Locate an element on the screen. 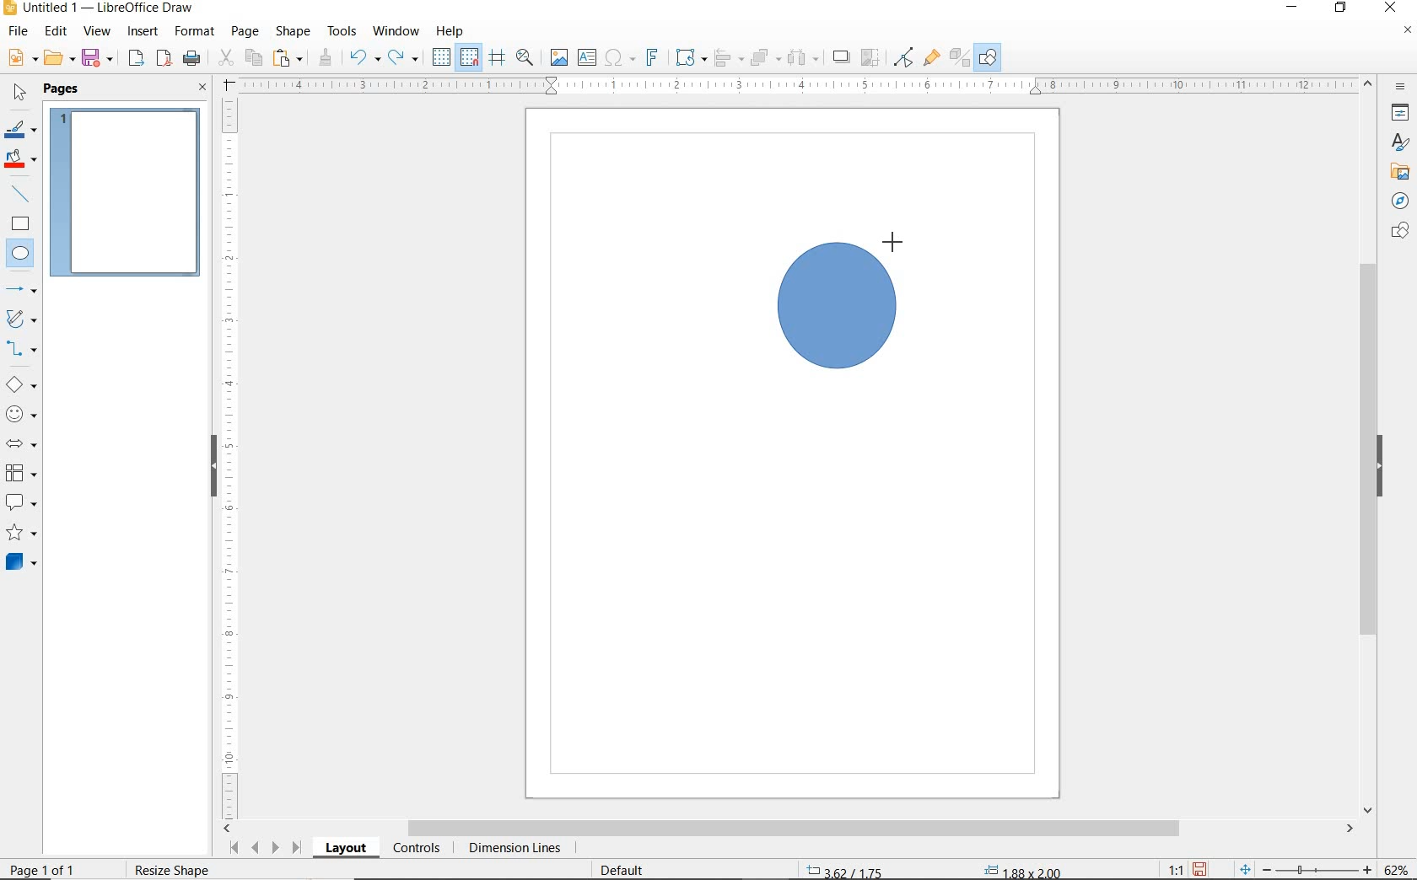 The image size is (1417, 880). NEW is located at coordinates (20, 58).